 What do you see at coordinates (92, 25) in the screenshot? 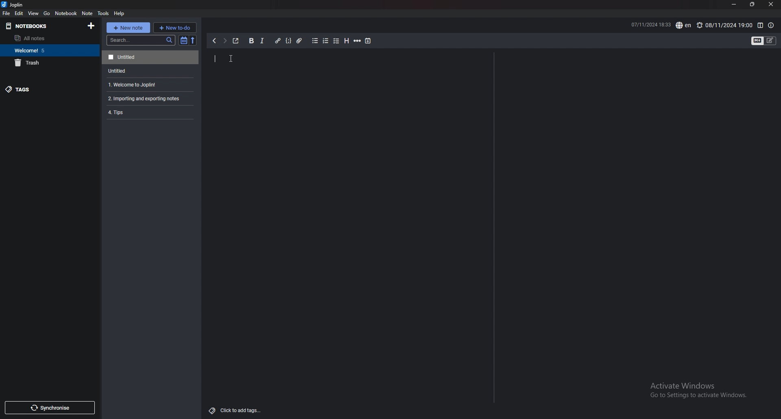
I see `add notebooks` at bounding box center [92, 25].